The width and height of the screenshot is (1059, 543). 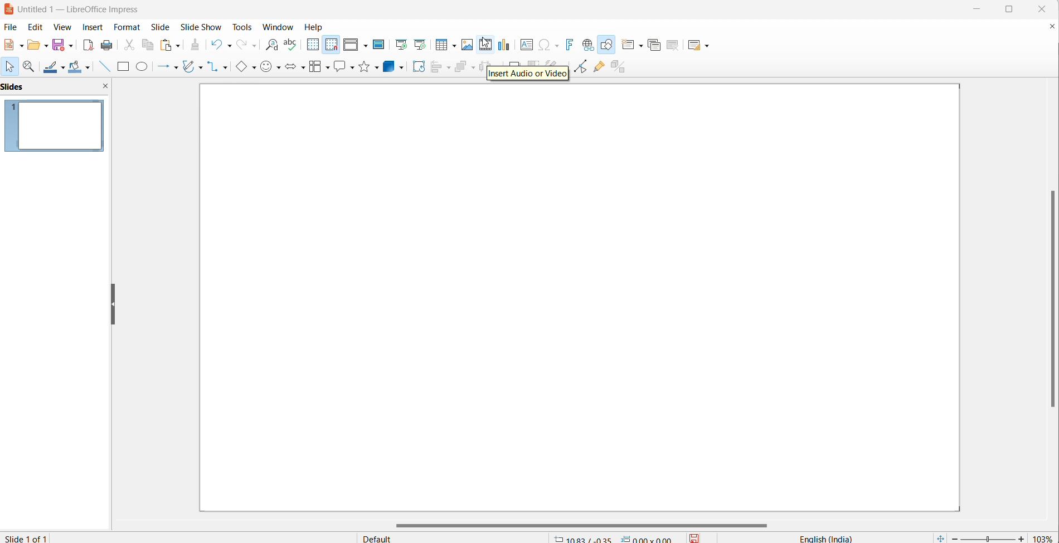 What do you see at coordinates (469, 46) in the screenshot?
I see `insert images` at bounding box center [469, 46].